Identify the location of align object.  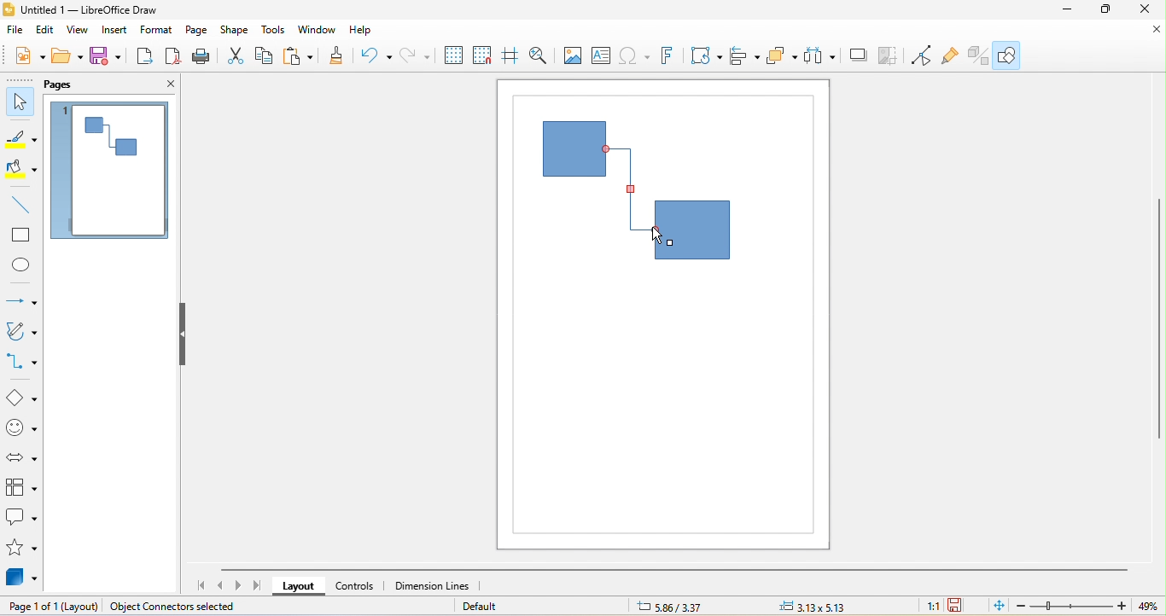
(744, 55).